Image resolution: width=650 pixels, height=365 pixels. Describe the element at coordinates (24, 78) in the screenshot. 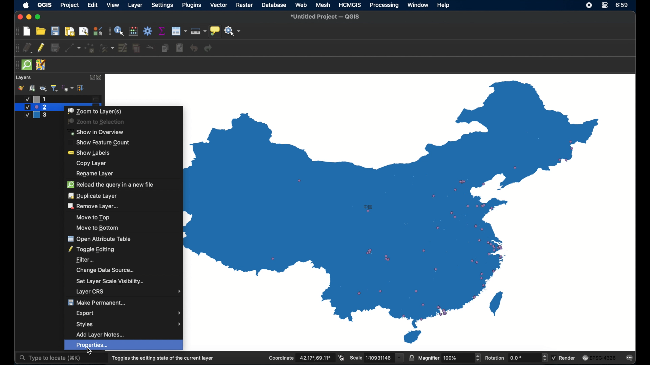

I see `layers` at that location.